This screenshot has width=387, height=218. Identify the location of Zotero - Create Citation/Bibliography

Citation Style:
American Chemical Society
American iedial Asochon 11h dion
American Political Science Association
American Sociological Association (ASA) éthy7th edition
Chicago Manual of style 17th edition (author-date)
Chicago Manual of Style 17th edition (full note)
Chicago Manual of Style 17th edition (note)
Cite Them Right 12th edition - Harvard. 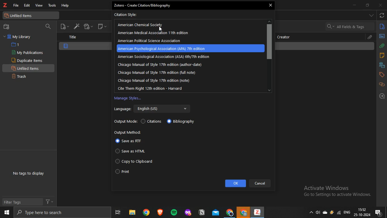
(189, 47).